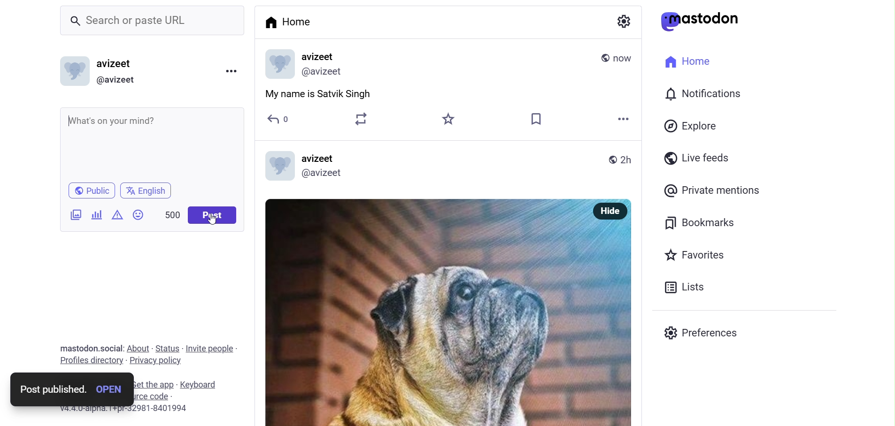  Describe the element at coordinates (318, 95) in the screenshot. I see `introduction post` at that location.